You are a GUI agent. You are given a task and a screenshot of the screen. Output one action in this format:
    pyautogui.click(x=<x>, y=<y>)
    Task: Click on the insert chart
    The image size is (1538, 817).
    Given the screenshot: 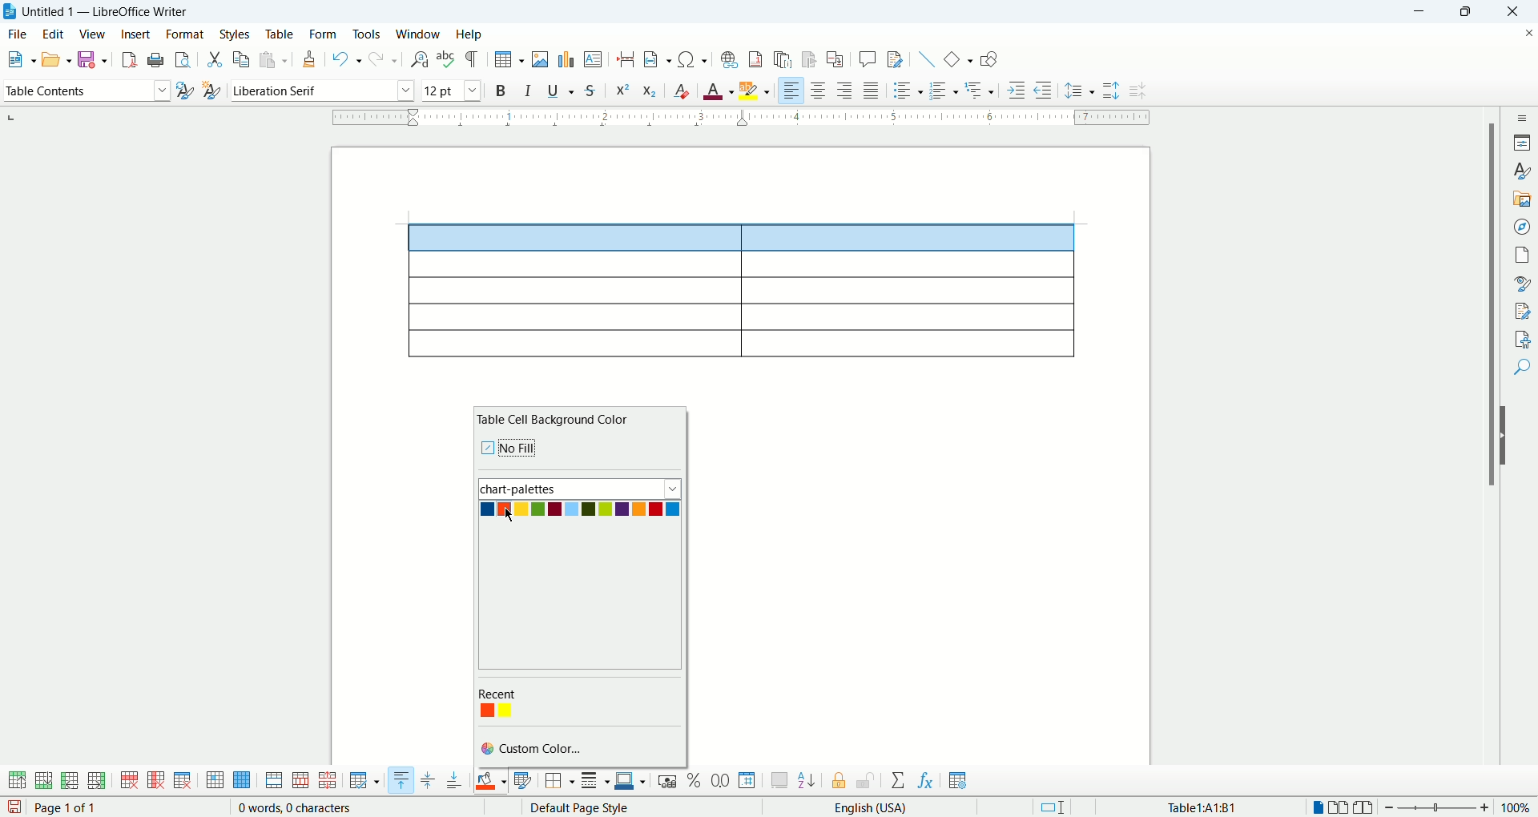 What is the action you would take?
    pyautogui.click(x=566, y=58)
    